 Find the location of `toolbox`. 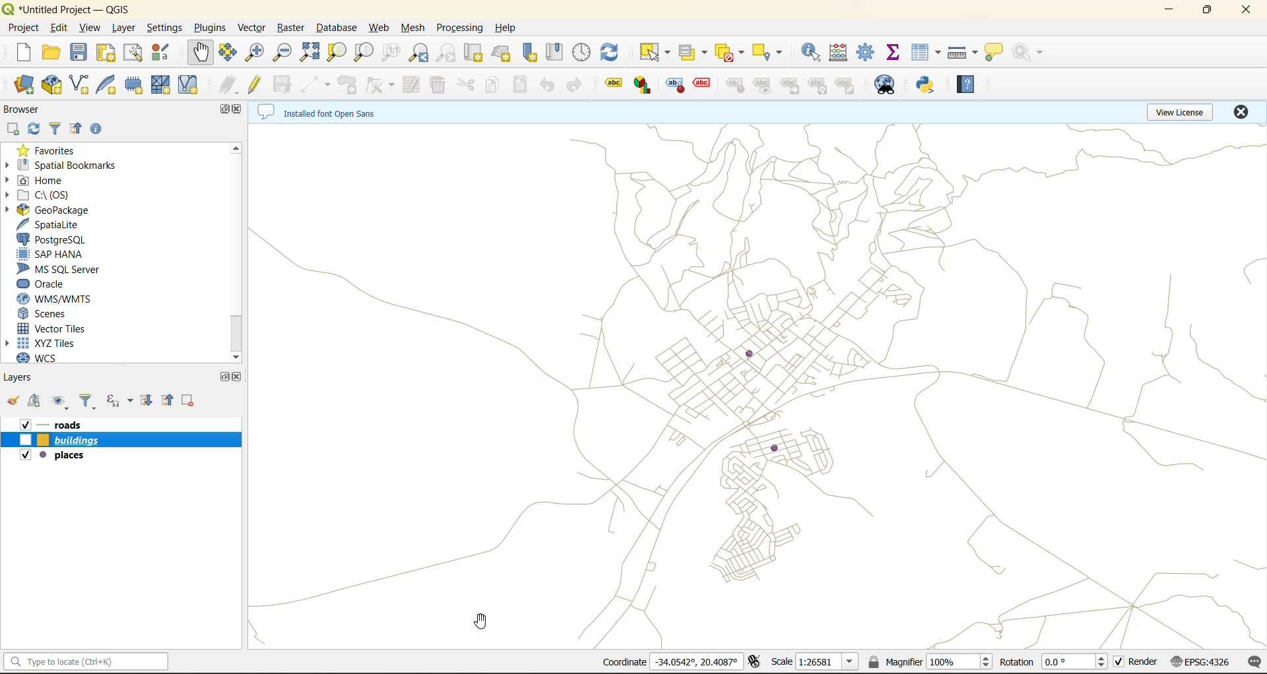

toolbox is located at coordinates (868, 55).